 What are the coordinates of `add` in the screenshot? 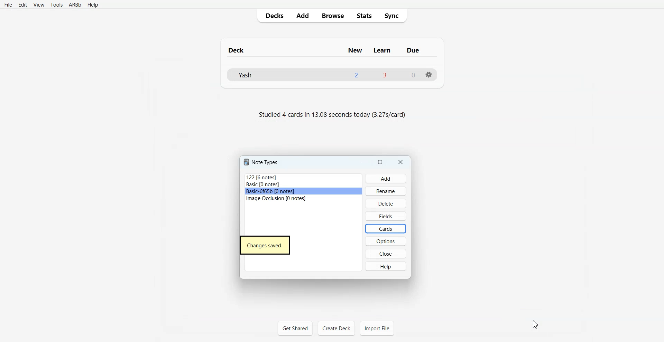 It's located at (385, 180).